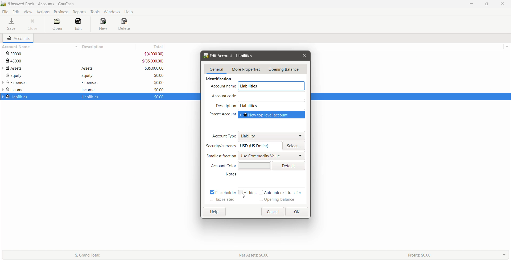  What do you see at coordinates (110, 47) in the screenshot?
I see `Description` at bounding box center [110, 47].